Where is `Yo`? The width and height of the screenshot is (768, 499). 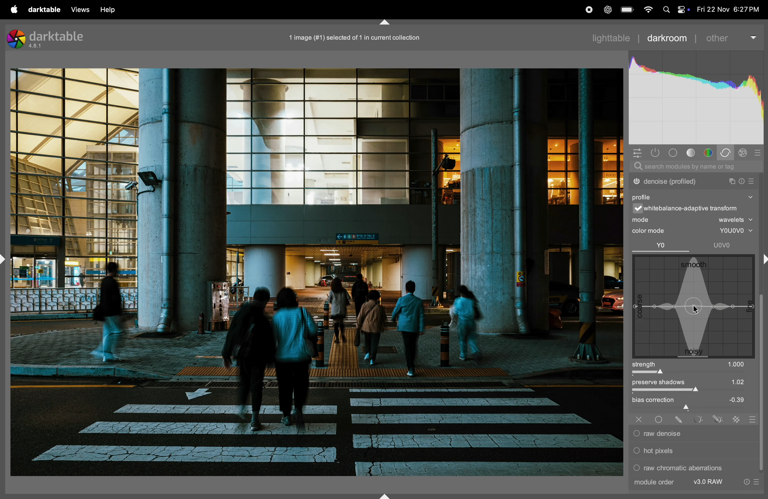
Yo is located at coordinates (658, 246).